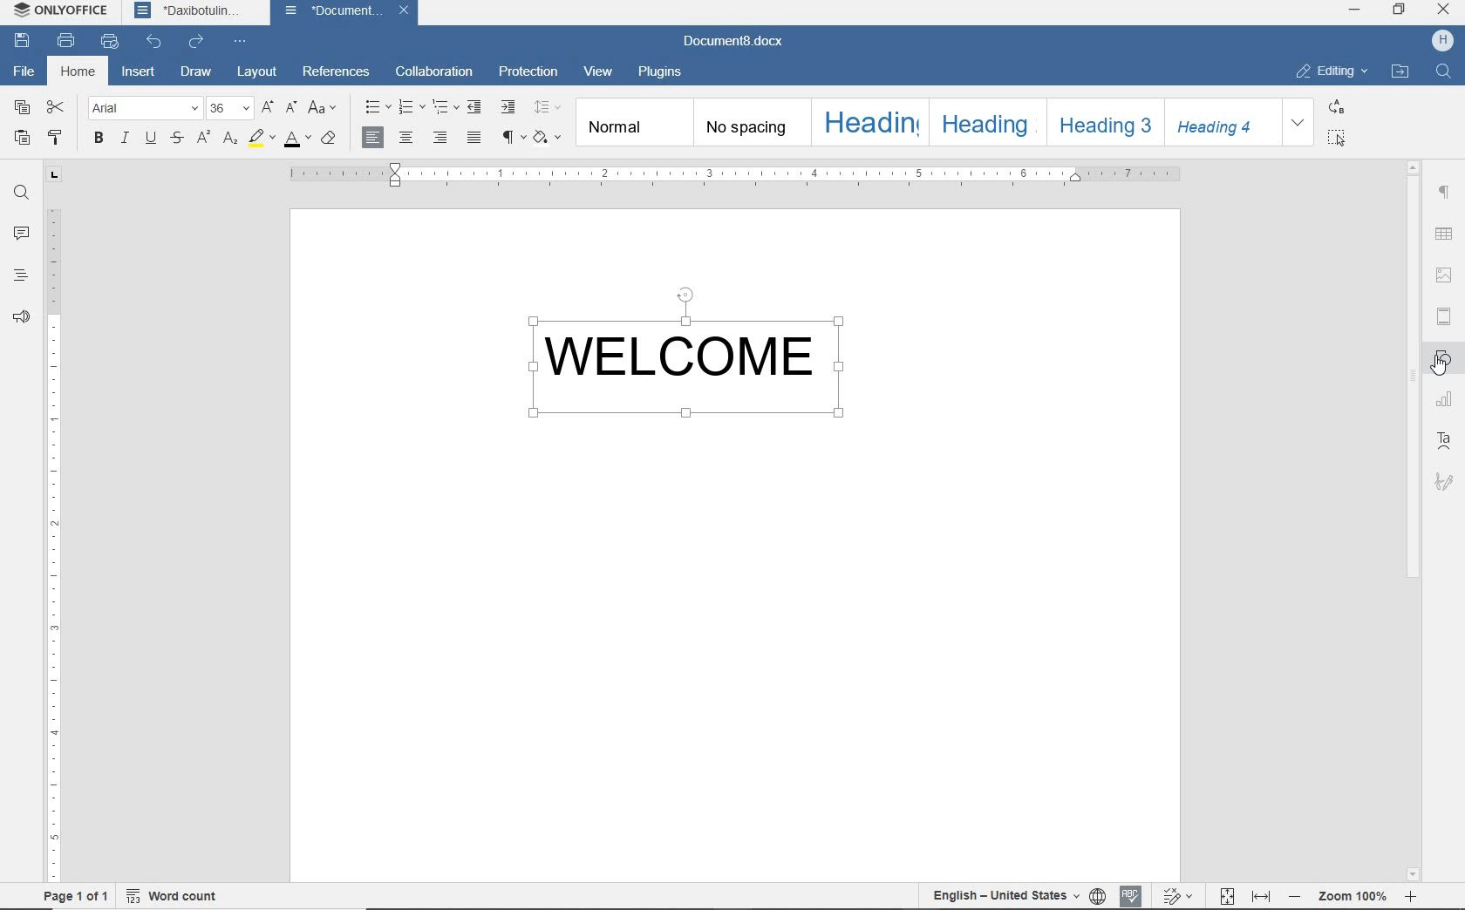  What do you see at coordinates (202, 138) in the screenshot?
I see `SUPERSCRIPT` at bounding box center [202, 138].